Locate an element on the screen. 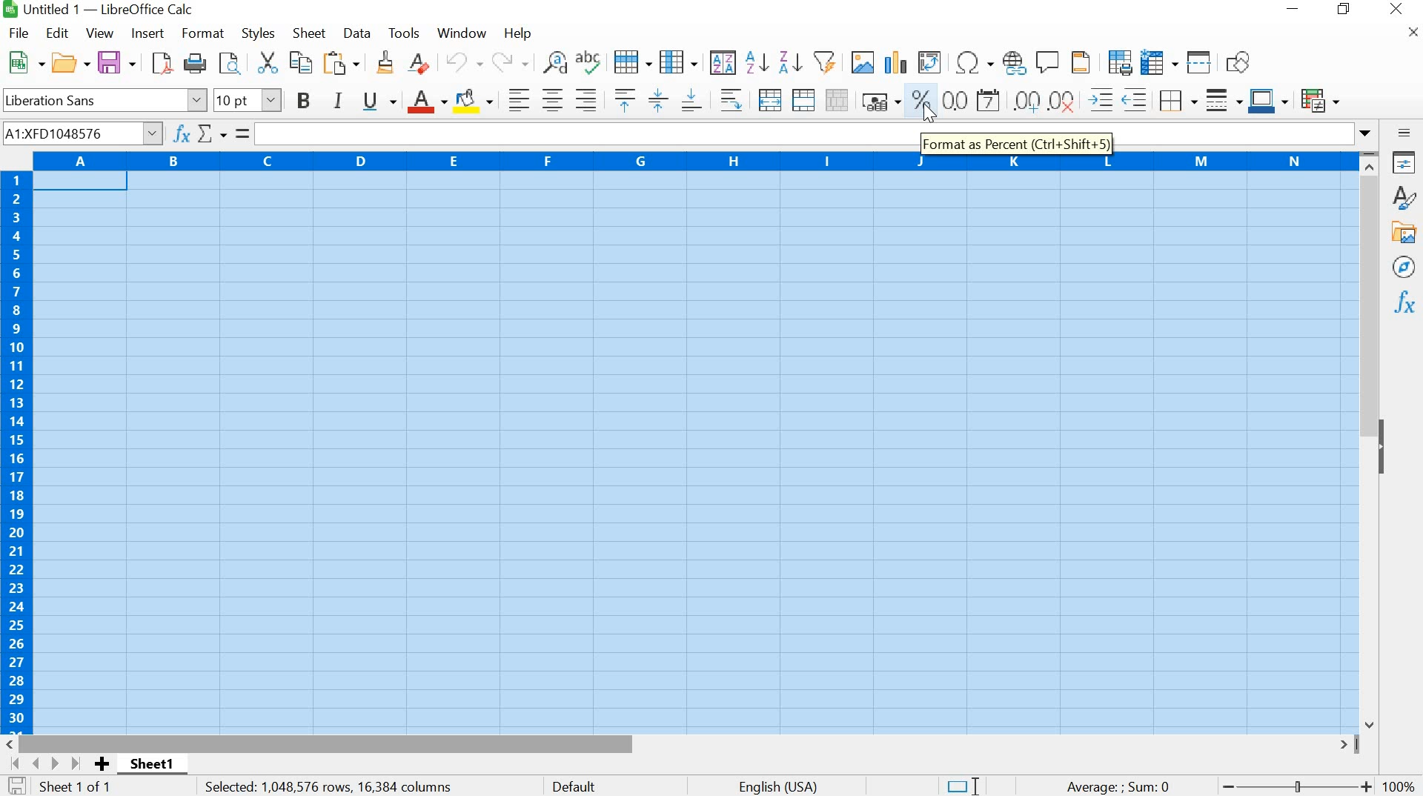 The image size is (1423, 796). Functions is located at coordinates (1402, 300).